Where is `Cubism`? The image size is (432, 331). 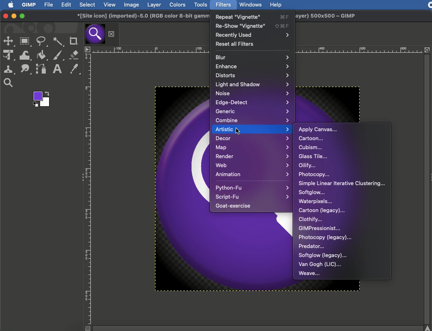 Cubism is located at coordinates (310, 147).